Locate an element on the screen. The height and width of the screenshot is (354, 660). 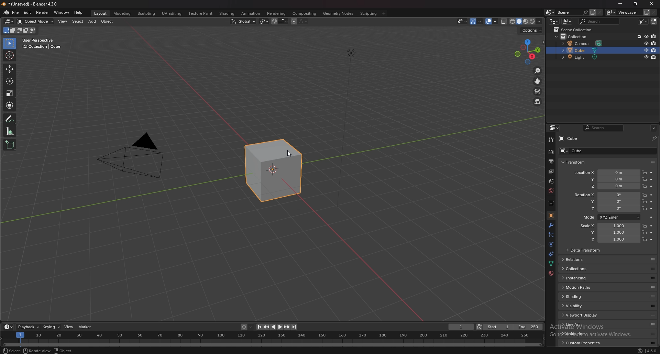
world is located at coordinates (551, 190).